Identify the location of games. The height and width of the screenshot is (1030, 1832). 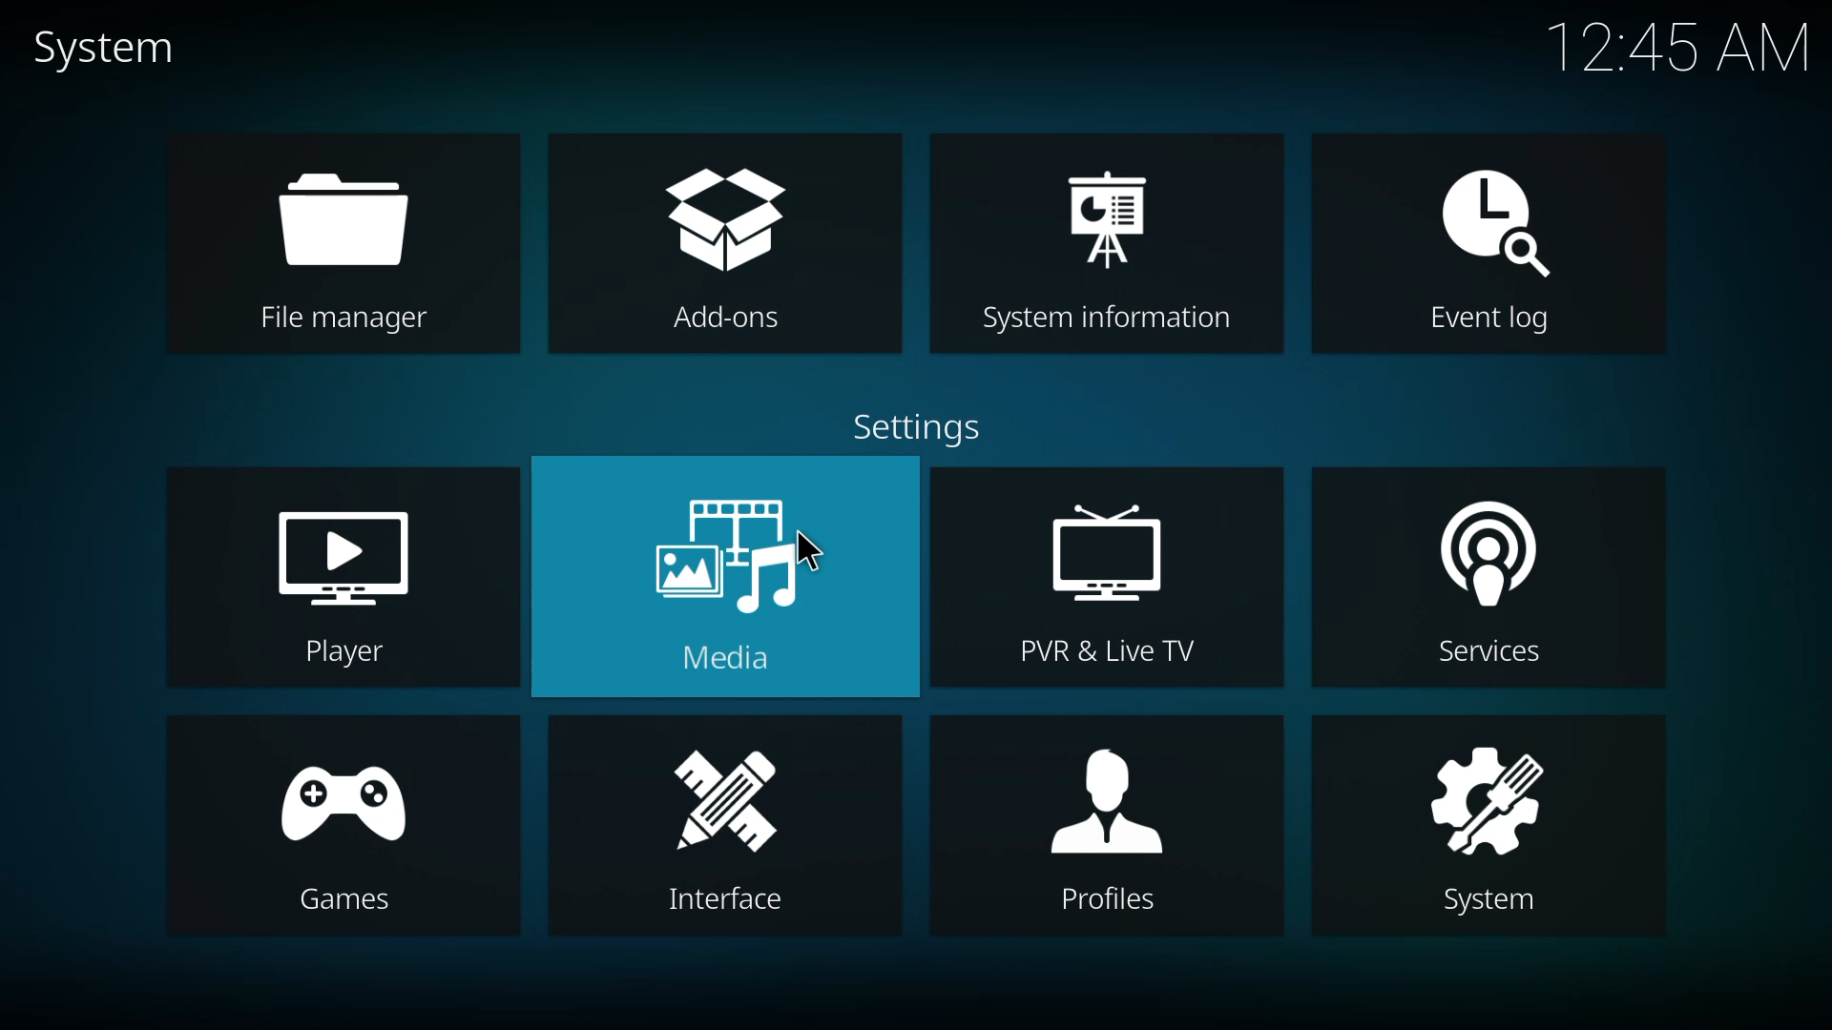
(352, 826).